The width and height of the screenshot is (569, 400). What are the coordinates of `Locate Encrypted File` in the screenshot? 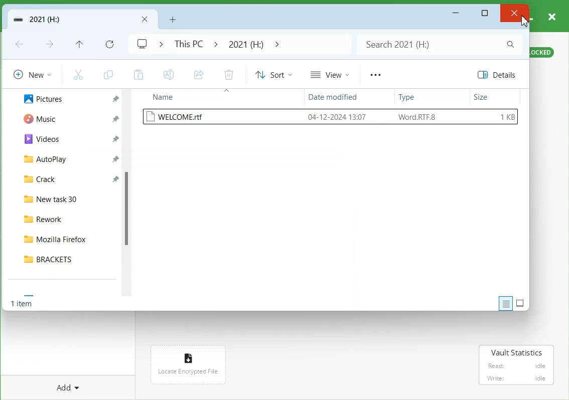 It's located at (187, 373).